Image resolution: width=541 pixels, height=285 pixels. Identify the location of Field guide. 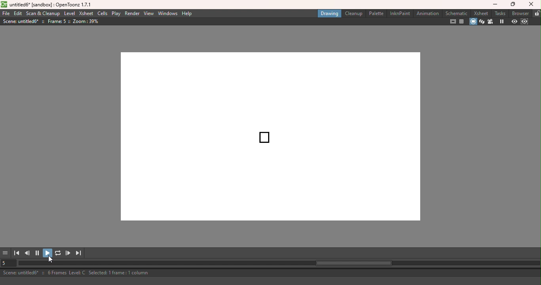
(463, 21).